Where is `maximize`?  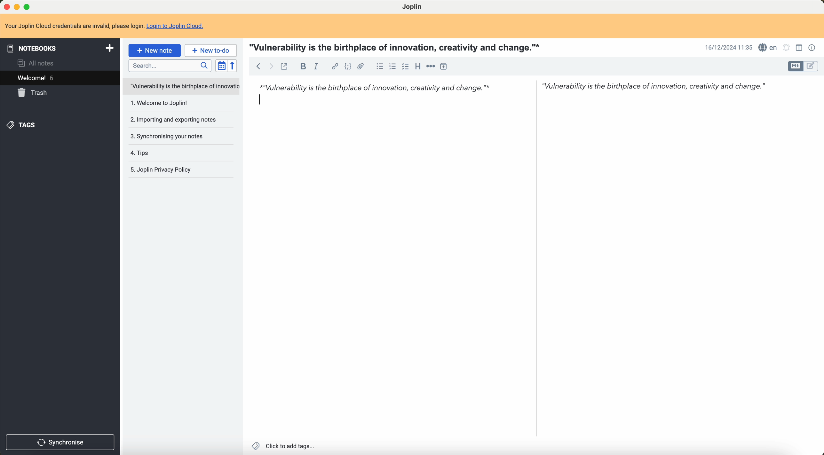 maximize is located at coordinates (28, 6).